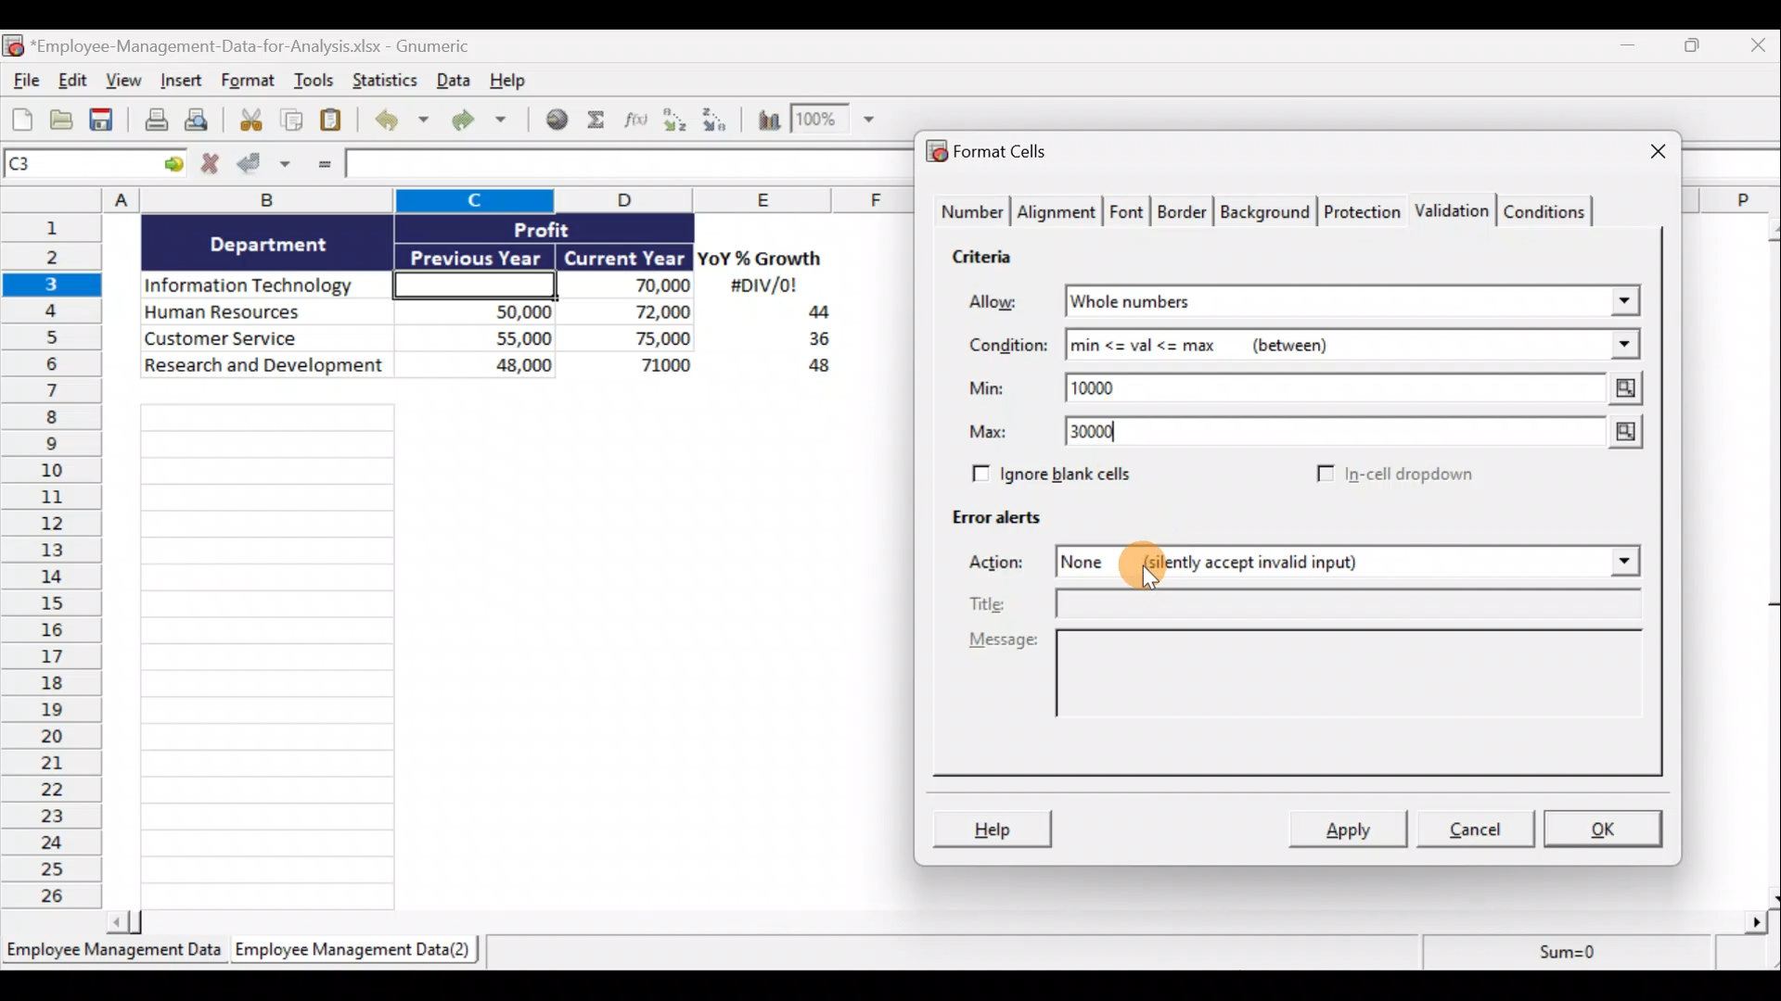  I want to click on Validation, so click(1454, 209).